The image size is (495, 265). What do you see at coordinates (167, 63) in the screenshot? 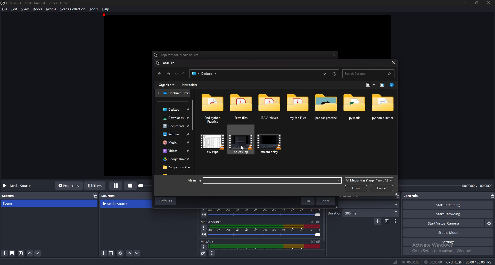
I see `Local file` at bounding box center [167, 63].